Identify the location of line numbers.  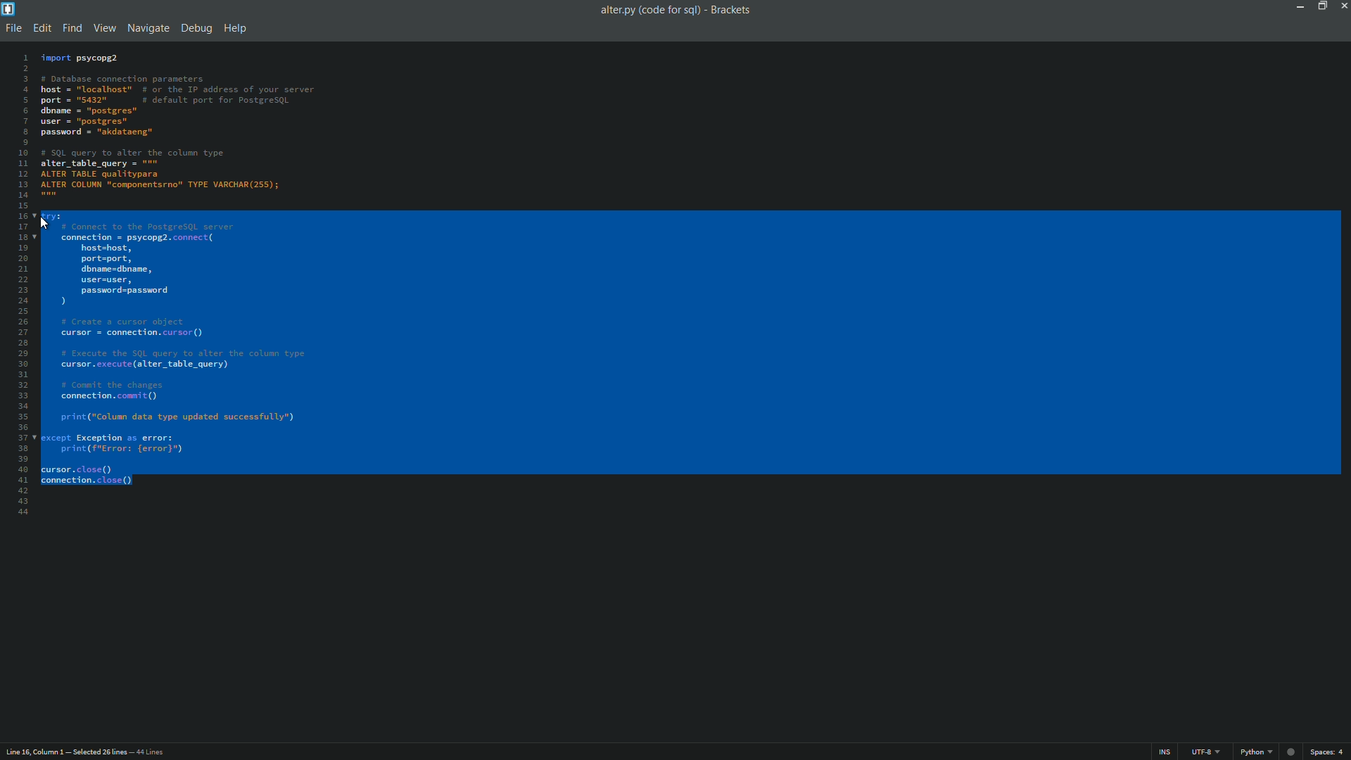
(20, 284).